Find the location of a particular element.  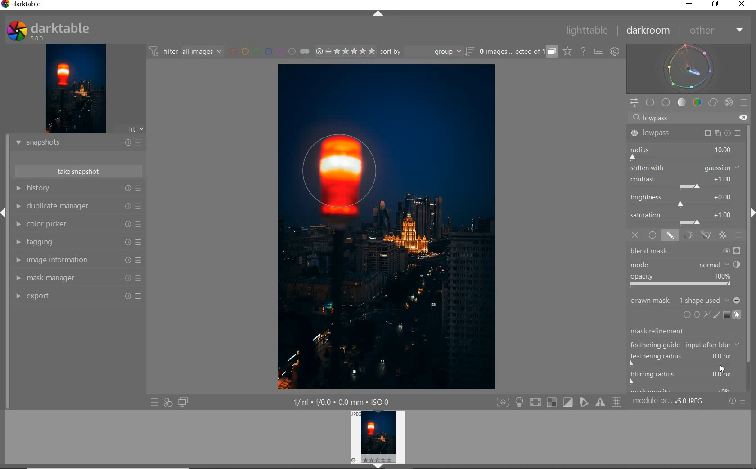

TAKE SNAPSHOT is located at coordinates (77, 172).